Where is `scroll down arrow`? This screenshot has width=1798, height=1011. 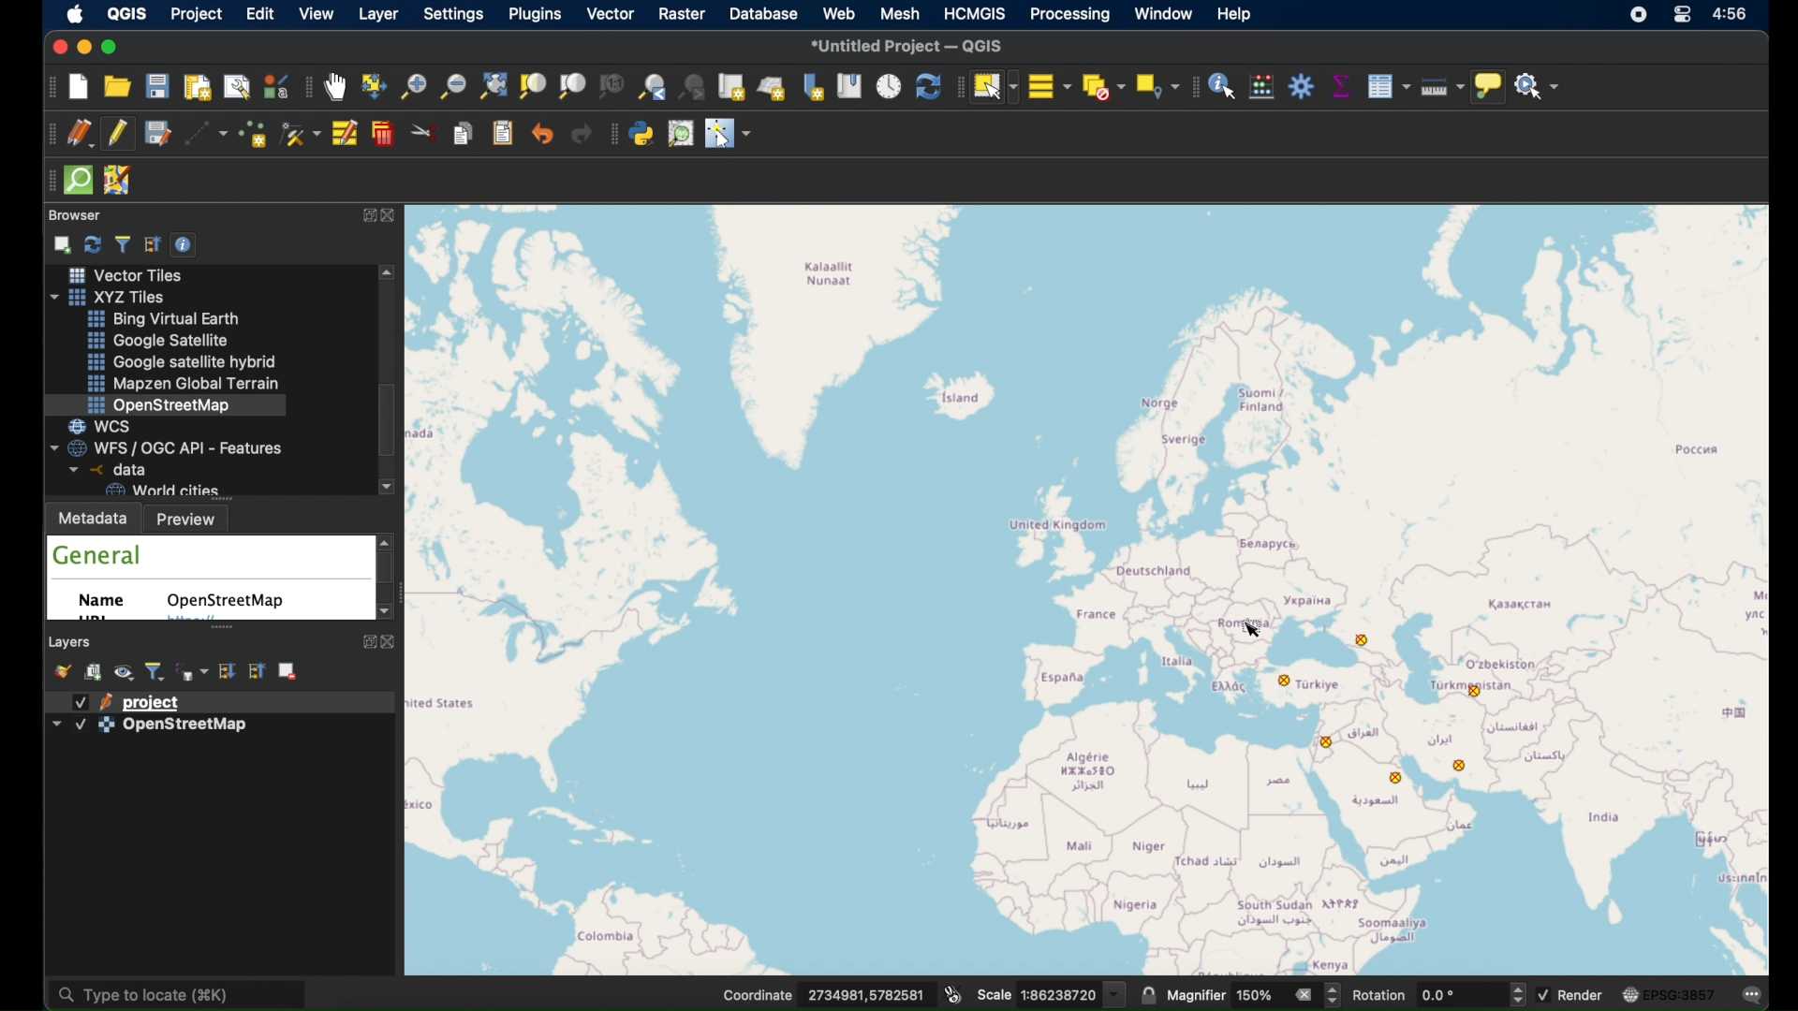
scroll down arrow is located at coordinates (381, 613).